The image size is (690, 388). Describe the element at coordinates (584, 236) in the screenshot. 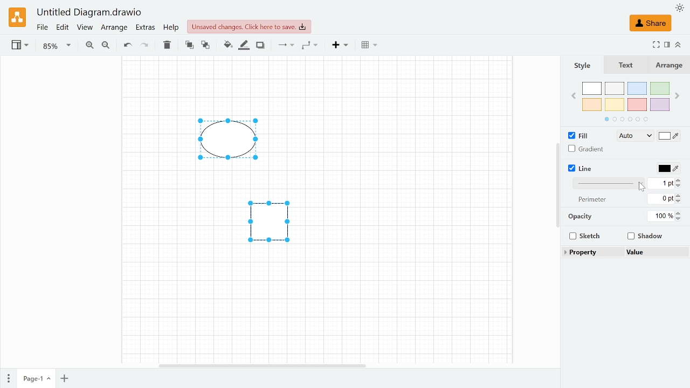

I see `Sketch` at that location.